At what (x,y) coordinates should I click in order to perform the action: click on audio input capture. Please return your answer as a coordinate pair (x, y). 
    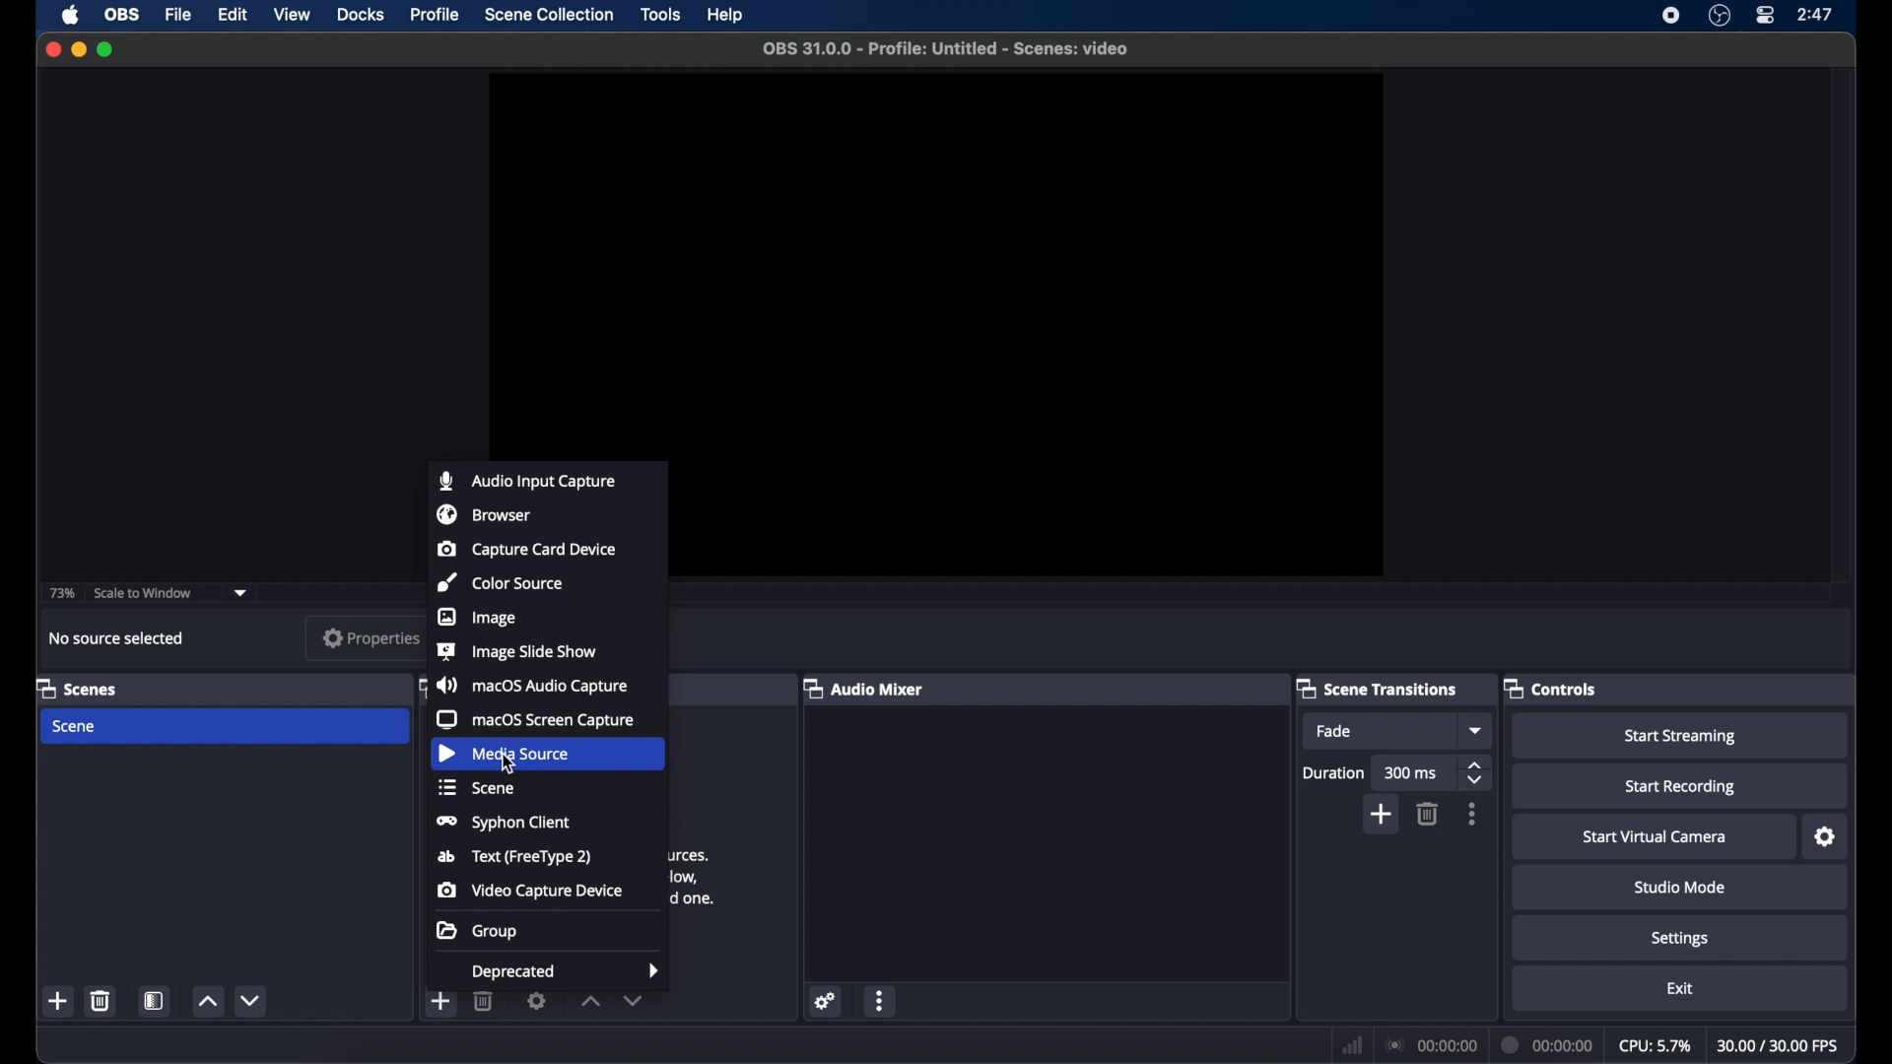
    Looking at the image, I should click on (526, 481).